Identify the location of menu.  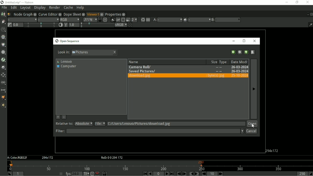
(199, 20).